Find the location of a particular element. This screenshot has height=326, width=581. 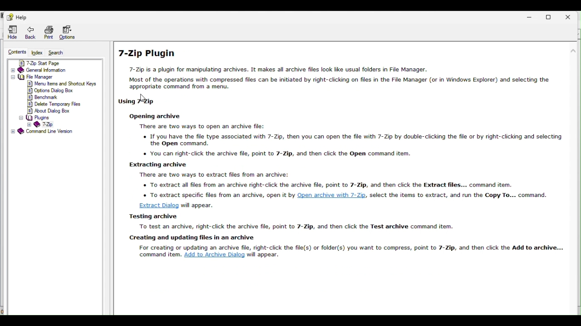

General information is located at coordinates (54, 70).